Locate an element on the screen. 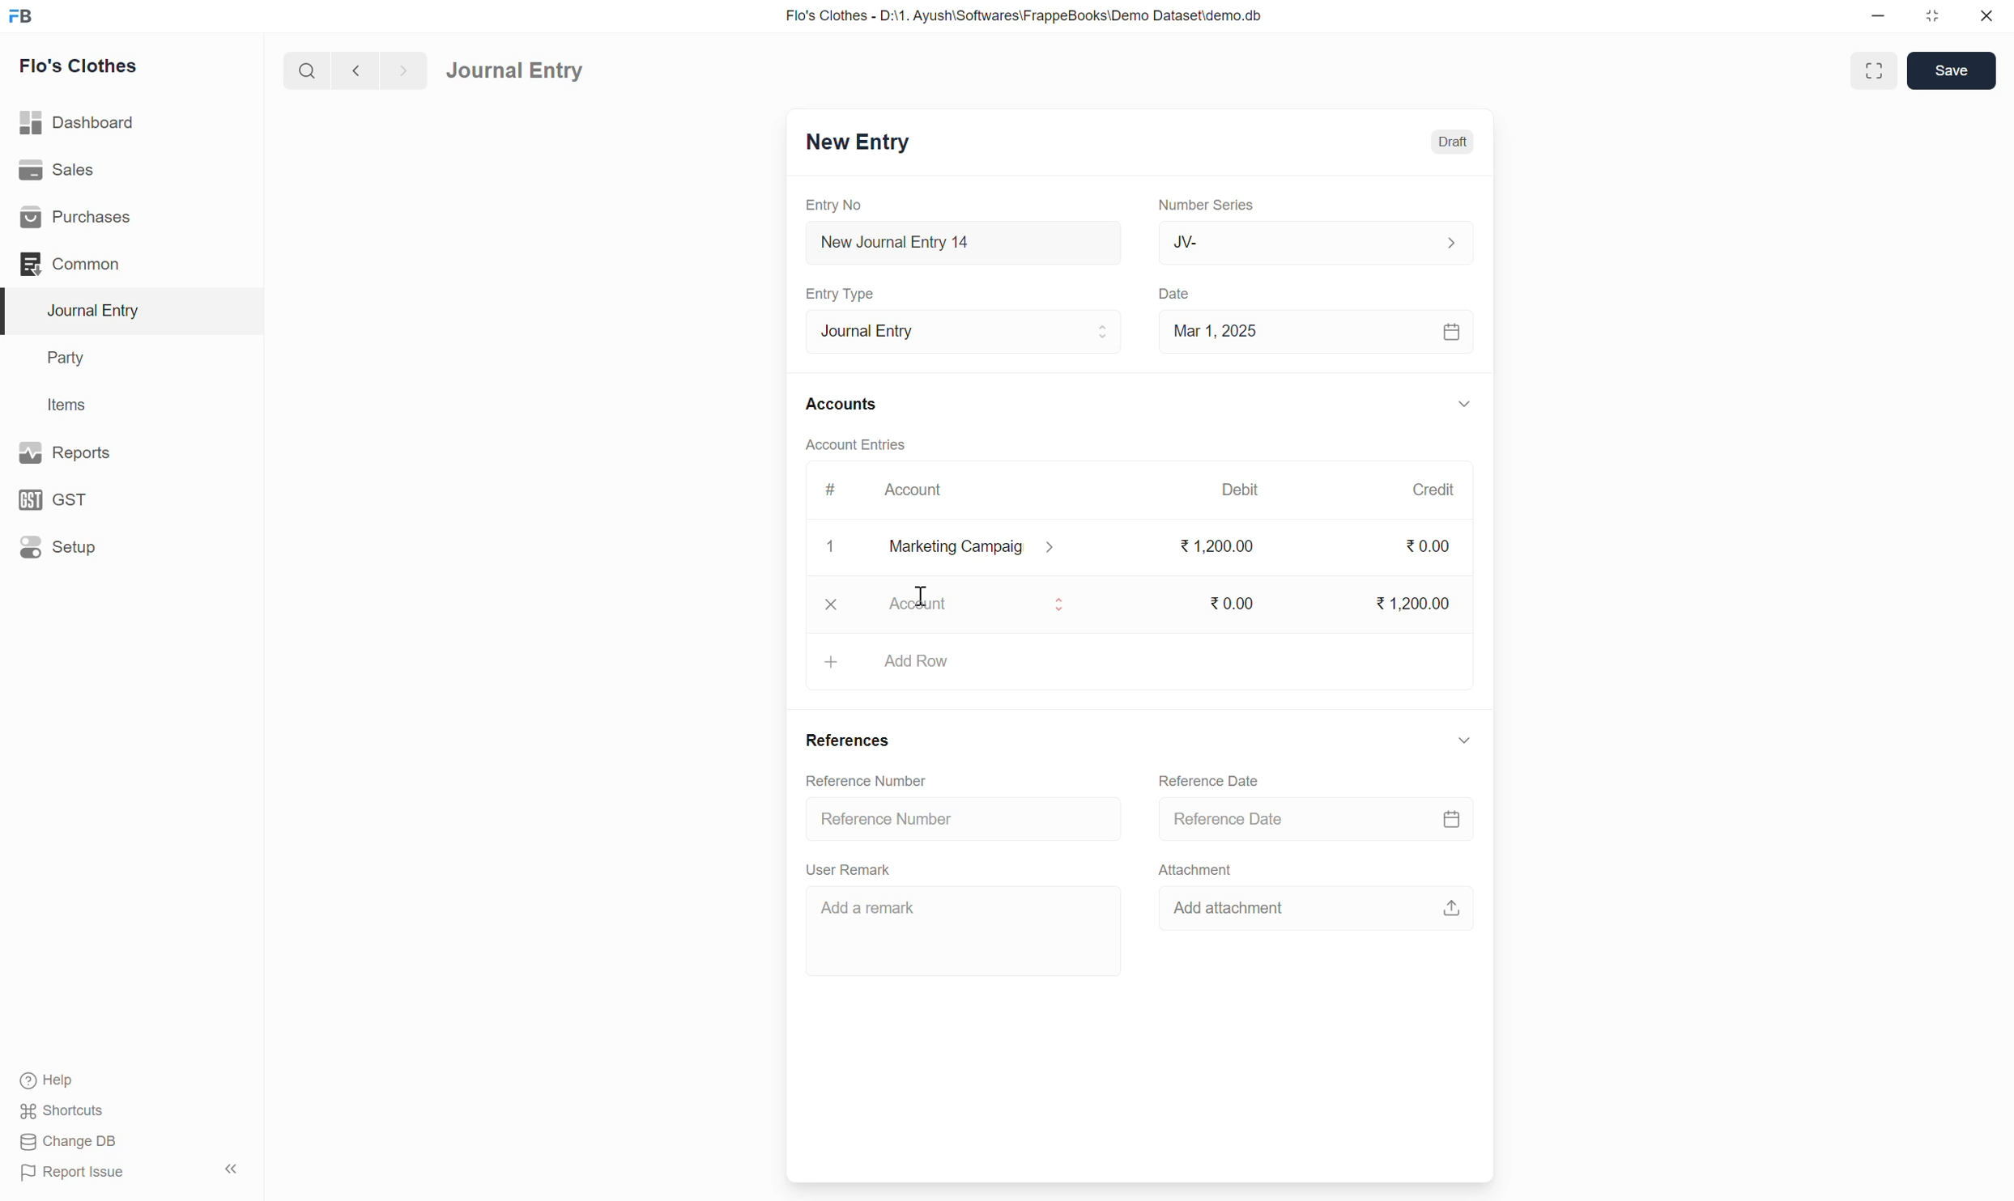 This screenshot has width=2014, height=1201. Sales is located at coordinates (56, 168).